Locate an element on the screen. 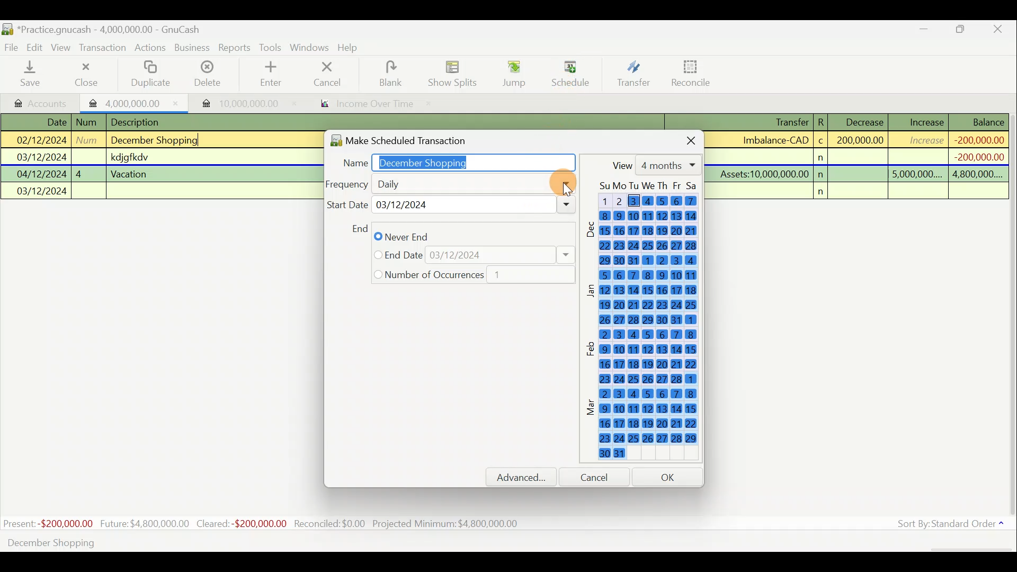 The width and height of the screenshot is (1017, 572). File is located at coordinates (12, 48).